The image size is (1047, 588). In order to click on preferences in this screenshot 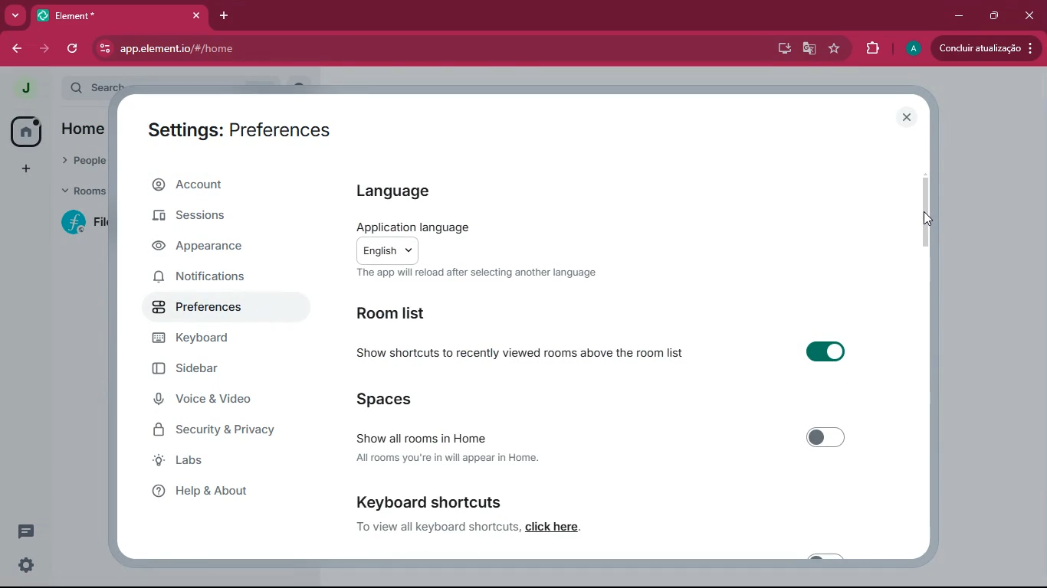, I will do `click(209, 313)`.